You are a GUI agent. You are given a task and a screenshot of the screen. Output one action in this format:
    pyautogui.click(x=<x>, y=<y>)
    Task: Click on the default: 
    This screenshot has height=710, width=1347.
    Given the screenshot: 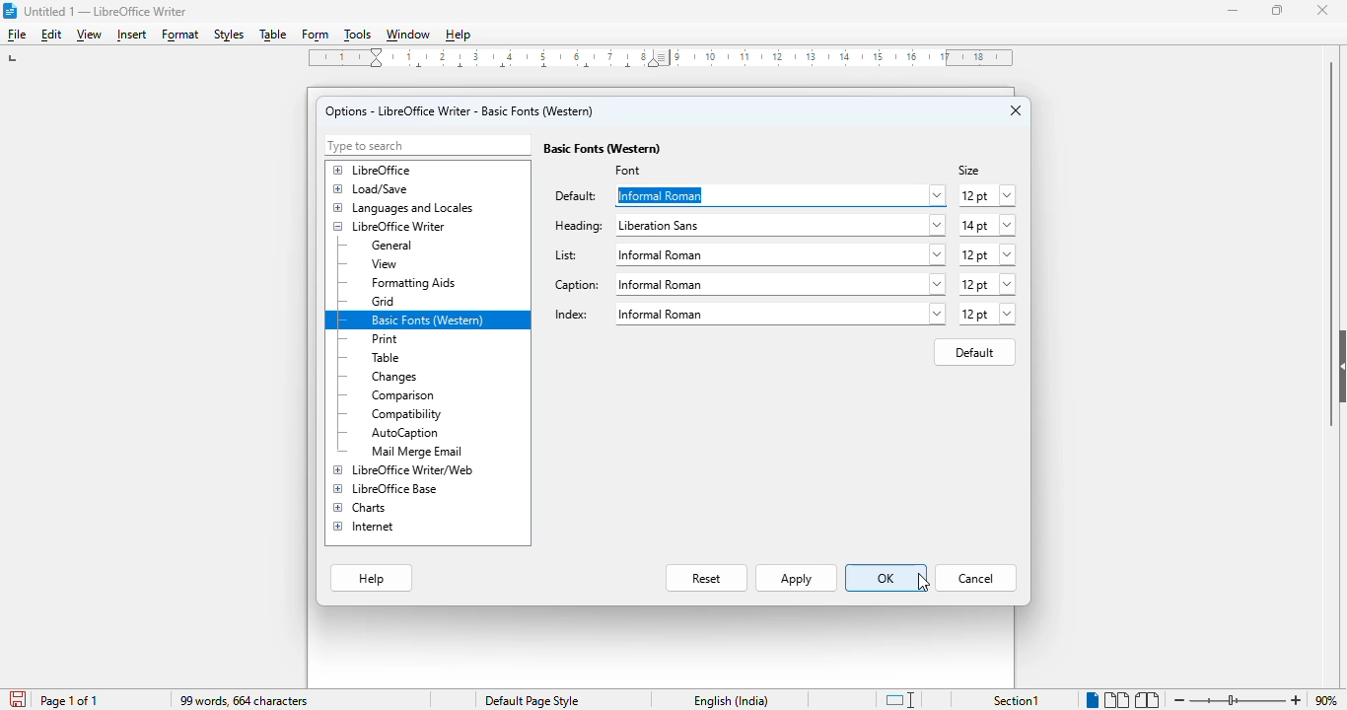 What is the action you would take?
    pyautogui.click(x=575, y=196)
    